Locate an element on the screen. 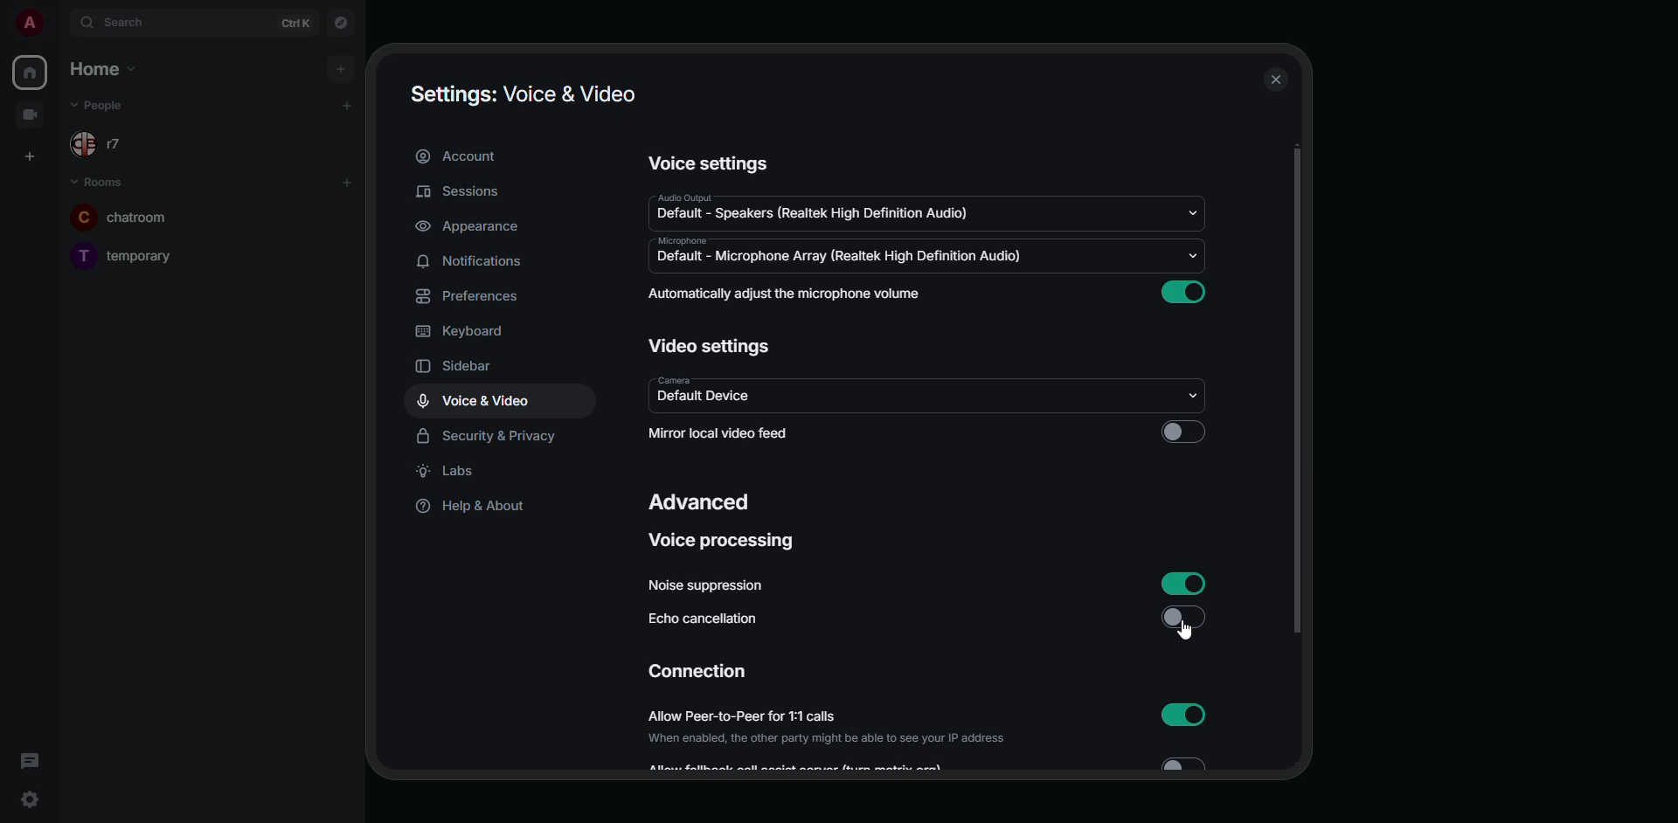  create space is located at coordinates (29, 156).